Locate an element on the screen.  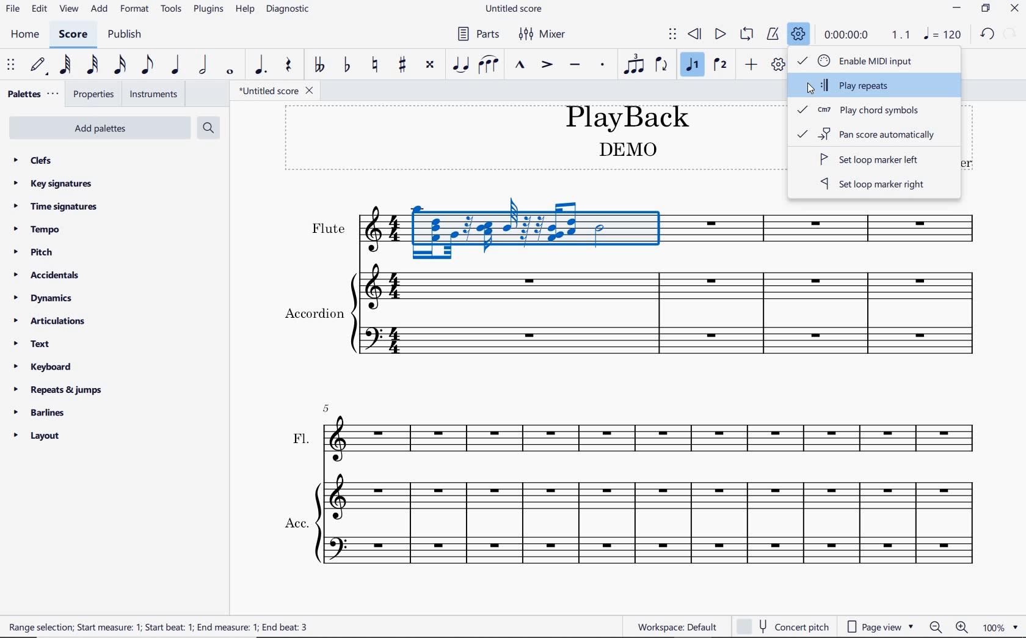
diagnostic is located at coordinates (288, 9).